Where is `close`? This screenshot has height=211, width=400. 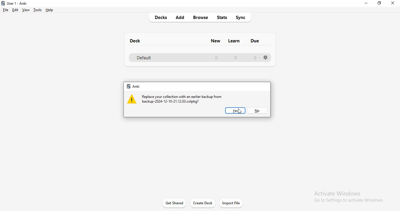
close is located at coordinates (394, 4).